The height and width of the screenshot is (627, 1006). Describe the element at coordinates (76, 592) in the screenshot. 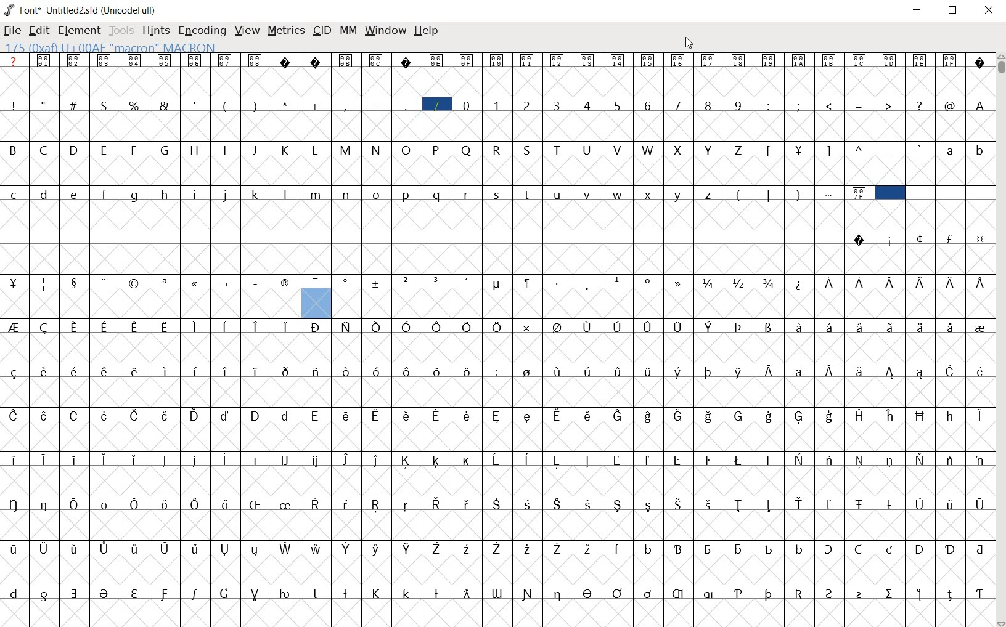

I see `Symbol` at that location.